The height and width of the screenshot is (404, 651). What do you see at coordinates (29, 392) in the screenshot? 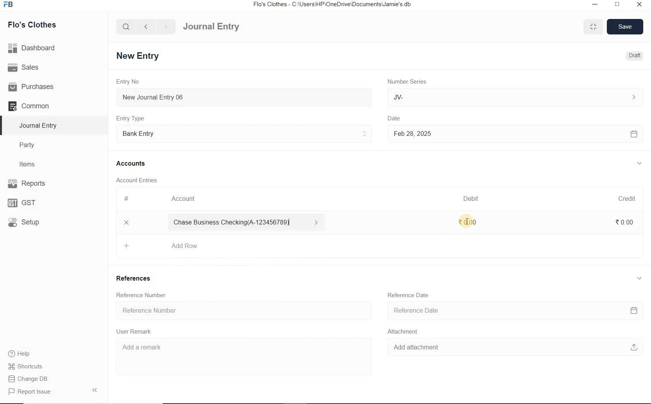
I see `Report Issue` at bounding box center [29, 392].